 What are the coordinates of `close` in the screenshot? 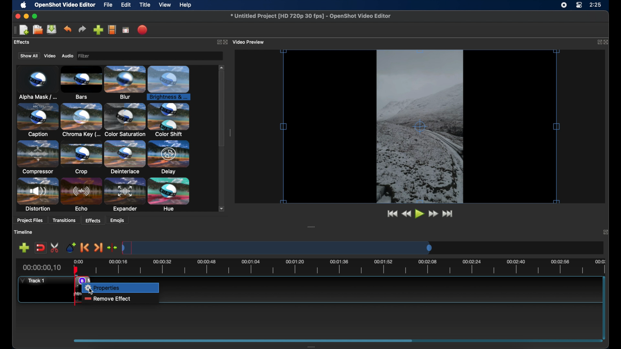 It's located at (225, 42).